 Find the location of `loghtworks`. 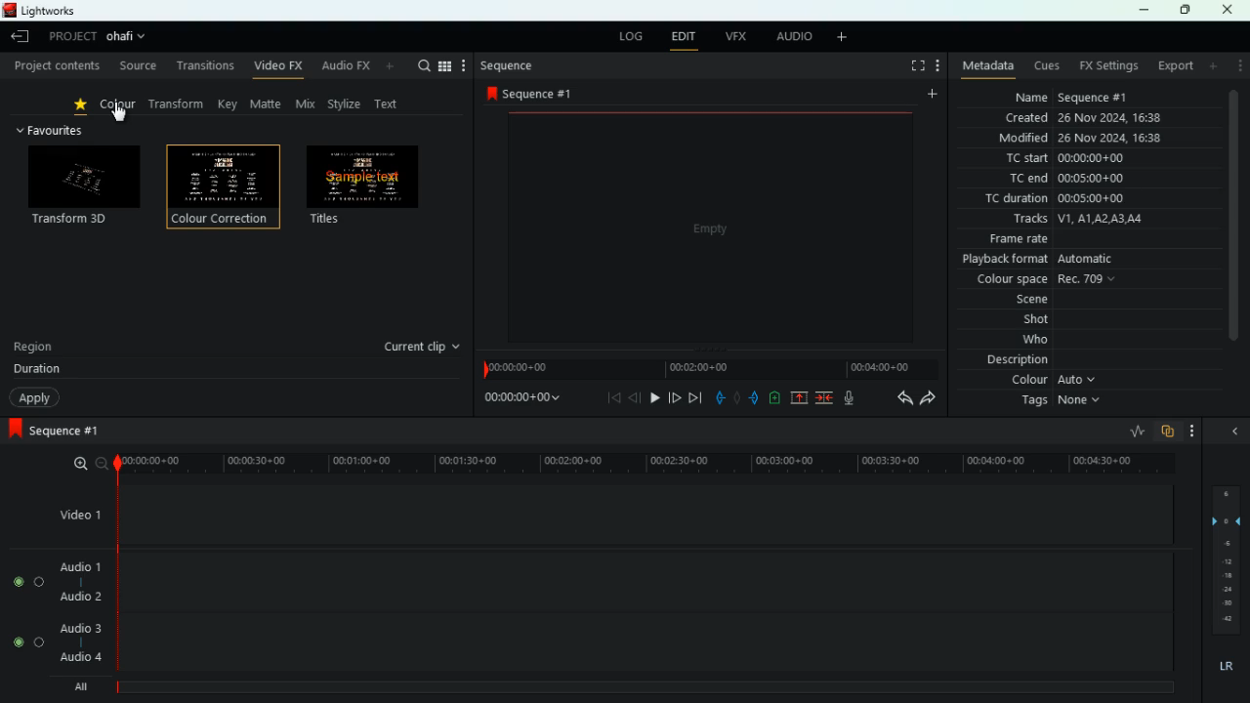

loghtworks is located at coordinates (54, 10).